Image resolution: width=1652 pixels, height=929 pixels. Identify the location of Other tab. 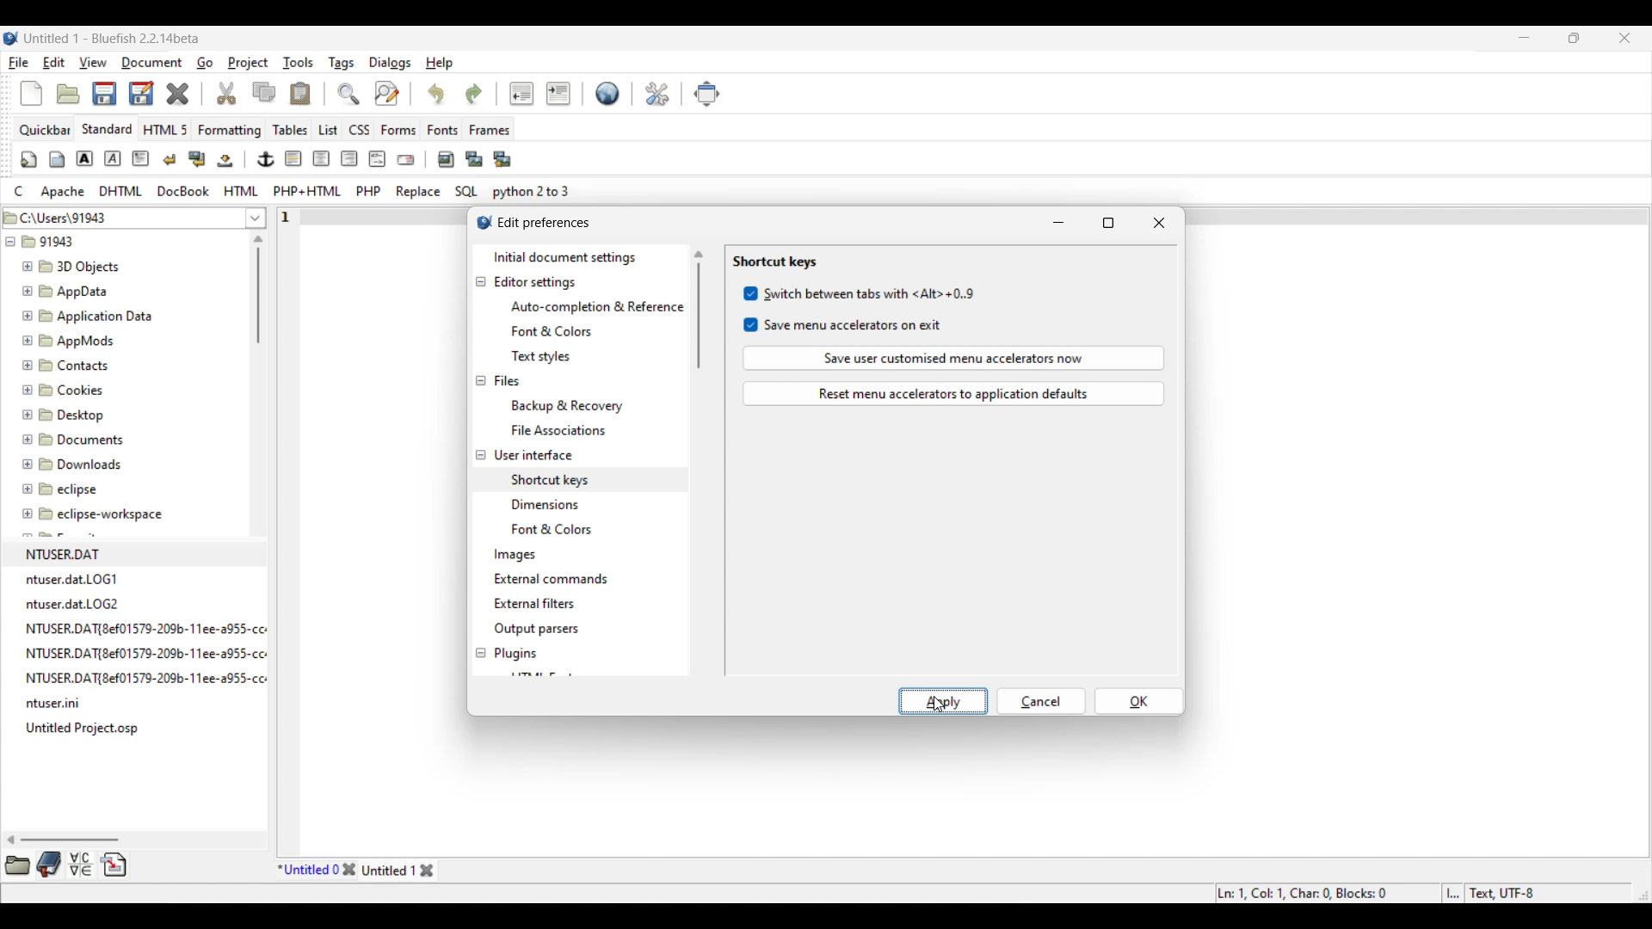
(399, 870).